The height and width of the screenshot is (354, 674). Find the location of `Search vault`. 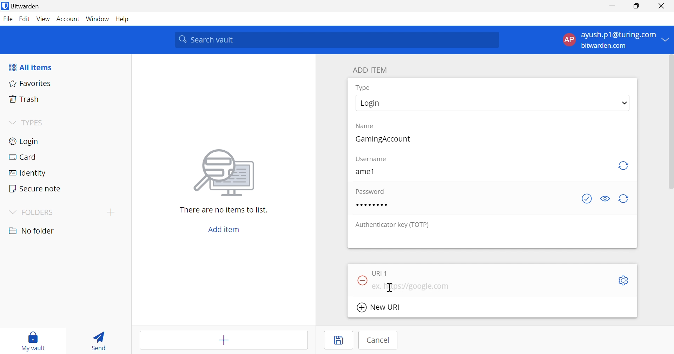

Search vault is located at coordinates (337, 40).